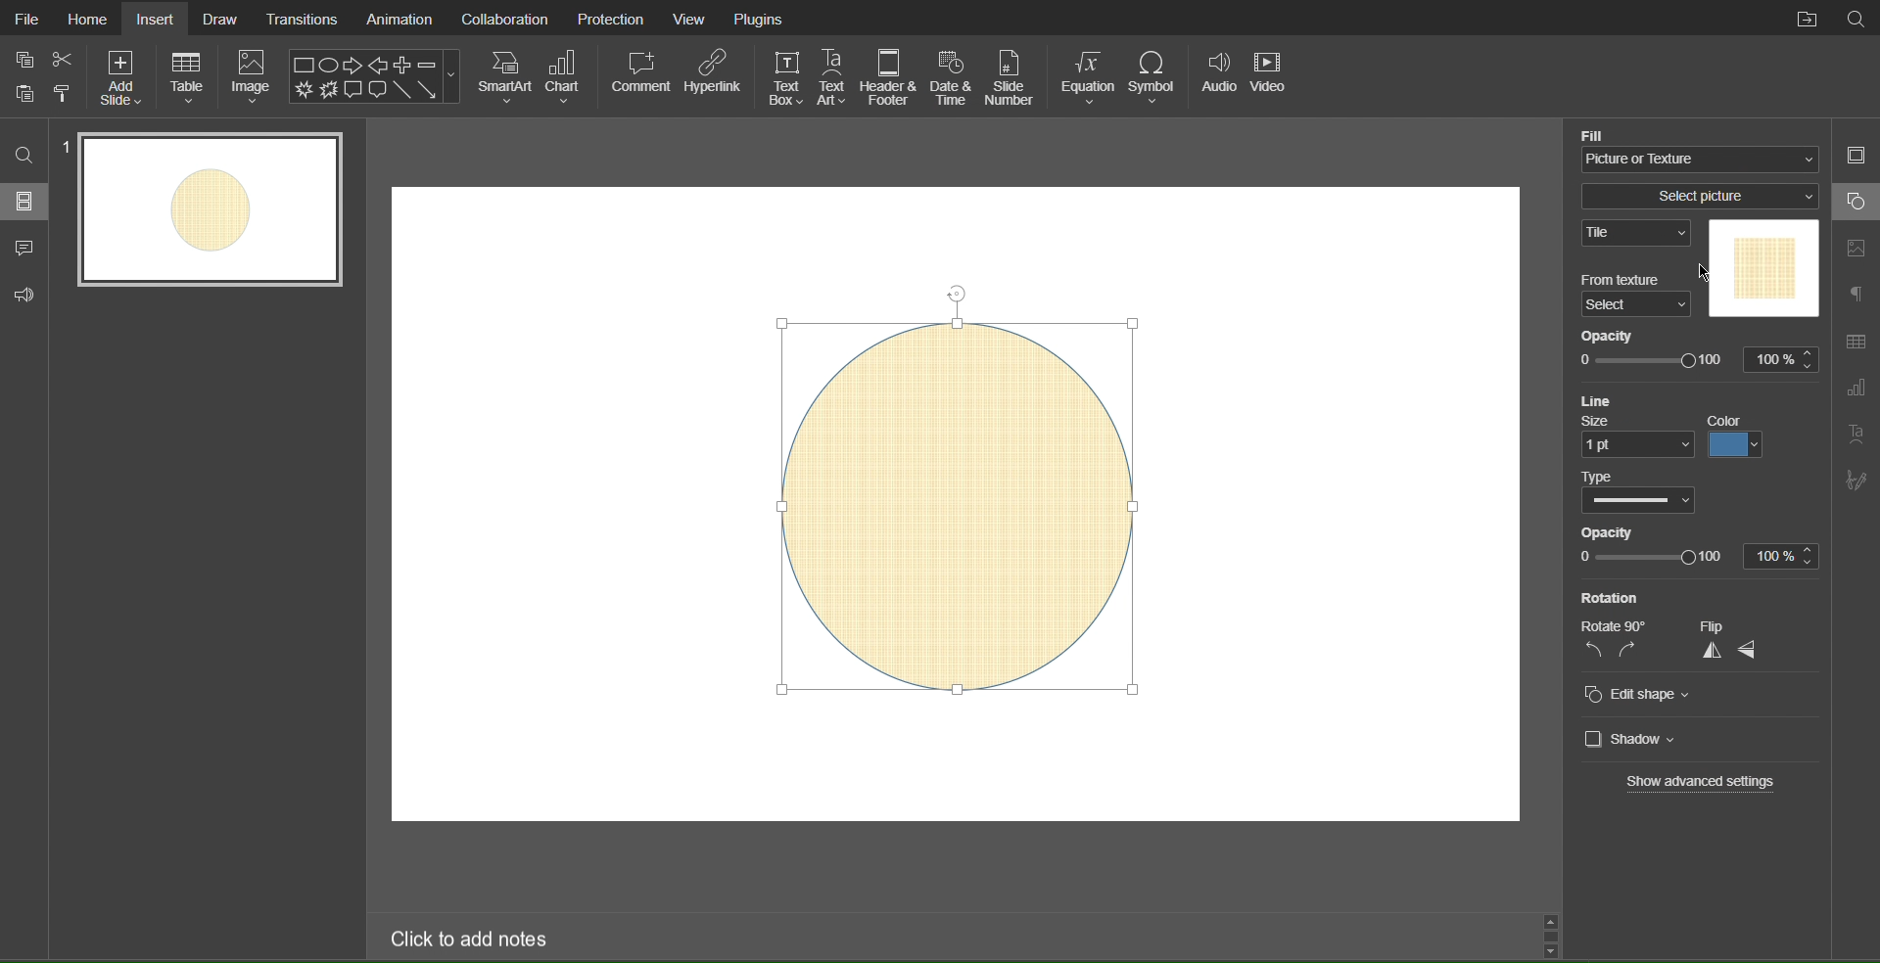 The image size is (1880, 963). I want to click on Table Settings, so click(1855, 338).